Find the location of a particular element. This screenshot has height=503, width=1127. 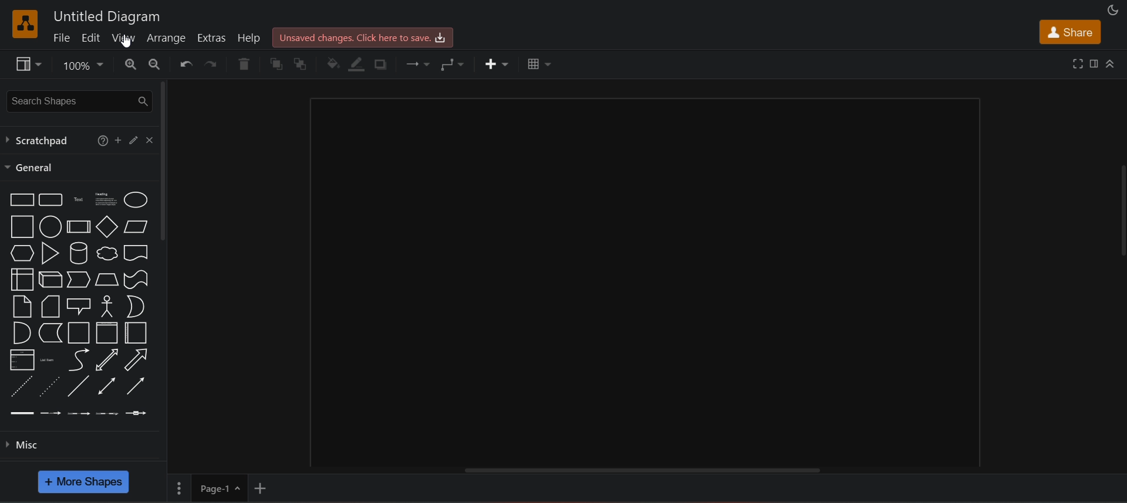

dashed linr is located at coordinates (22, 387).